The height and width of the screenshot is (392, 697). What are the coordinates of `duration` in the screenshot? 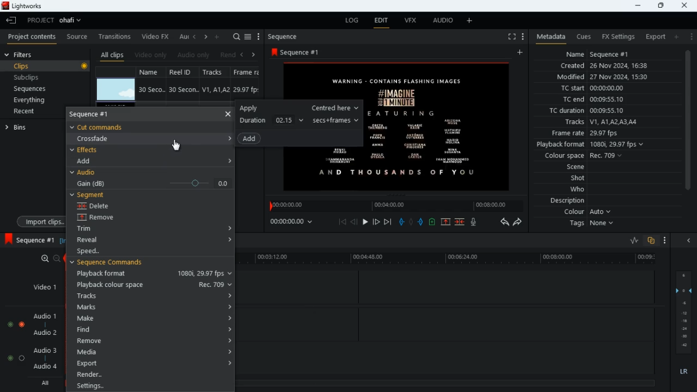 It's located at (273, 119).